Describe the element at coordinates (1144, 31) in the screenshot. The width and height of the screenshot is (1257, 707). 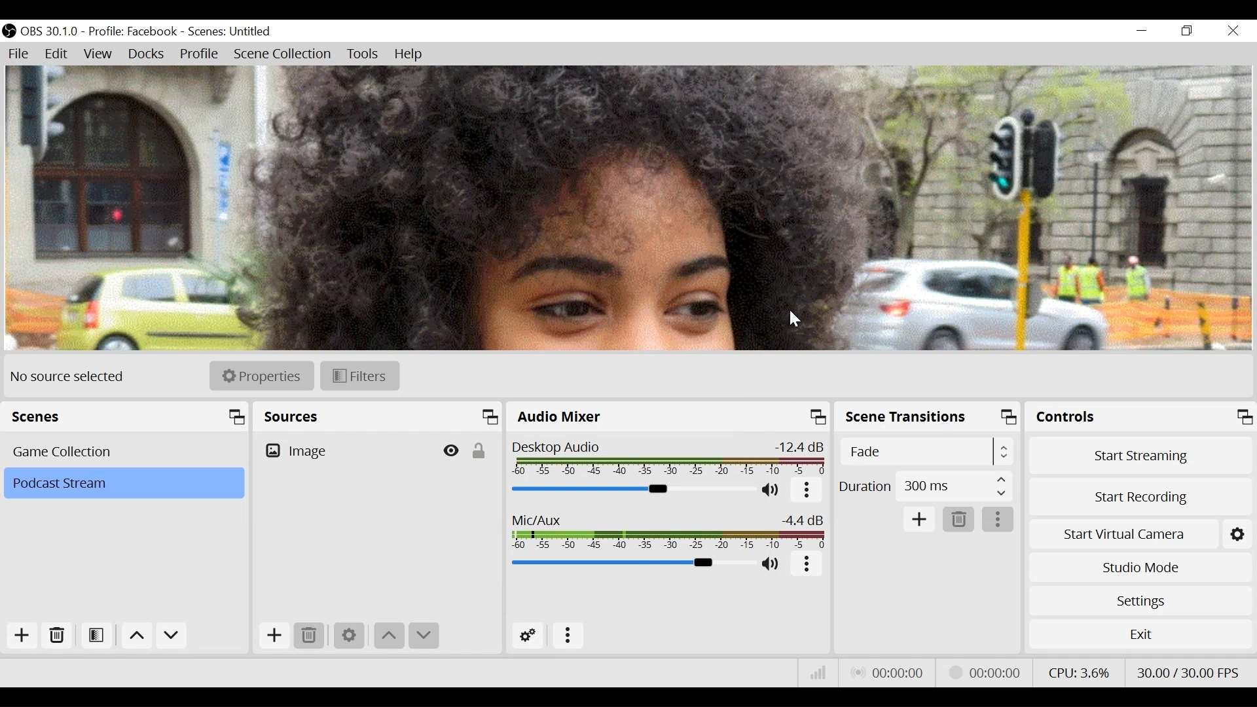
I see `Minimize` at that location.